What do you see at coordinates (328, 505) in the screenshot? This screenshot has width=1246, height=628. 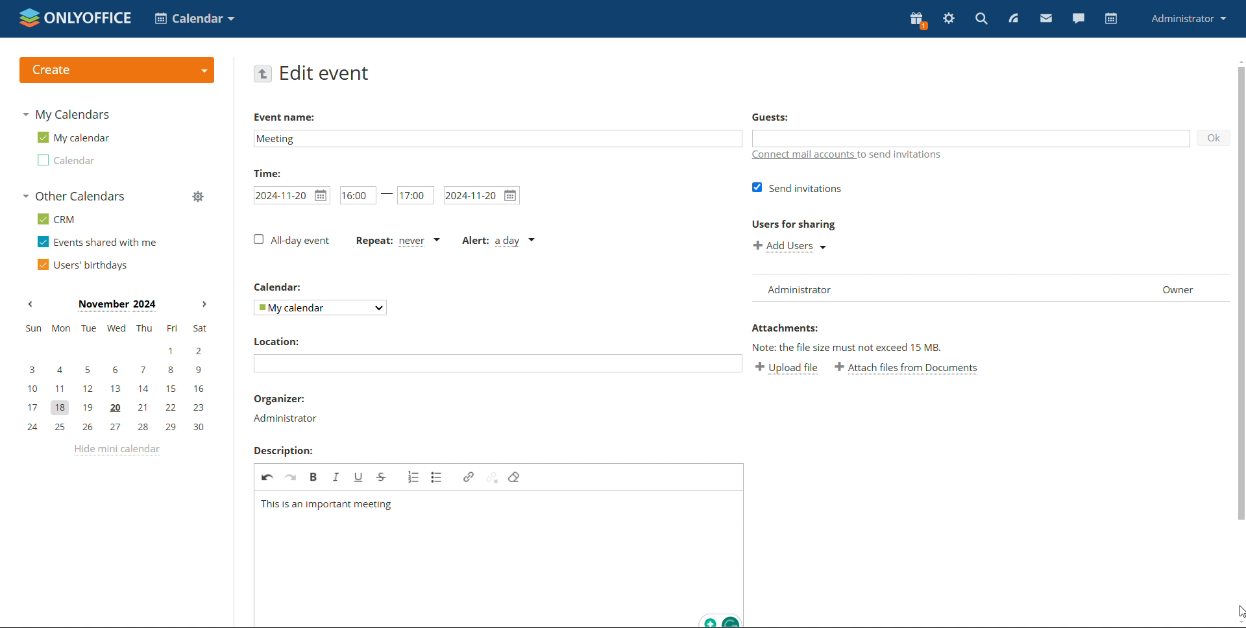 I see `description added` at bounding box center [328, 505].